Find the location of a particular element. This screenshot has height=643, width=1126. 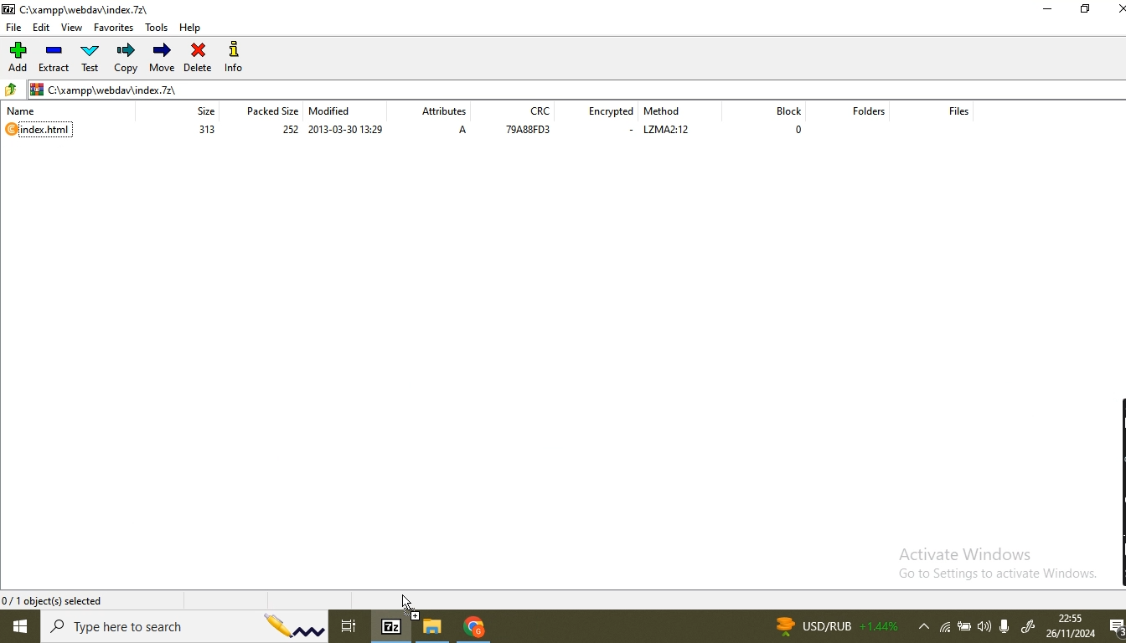

file is located at coordinates (17, 28).